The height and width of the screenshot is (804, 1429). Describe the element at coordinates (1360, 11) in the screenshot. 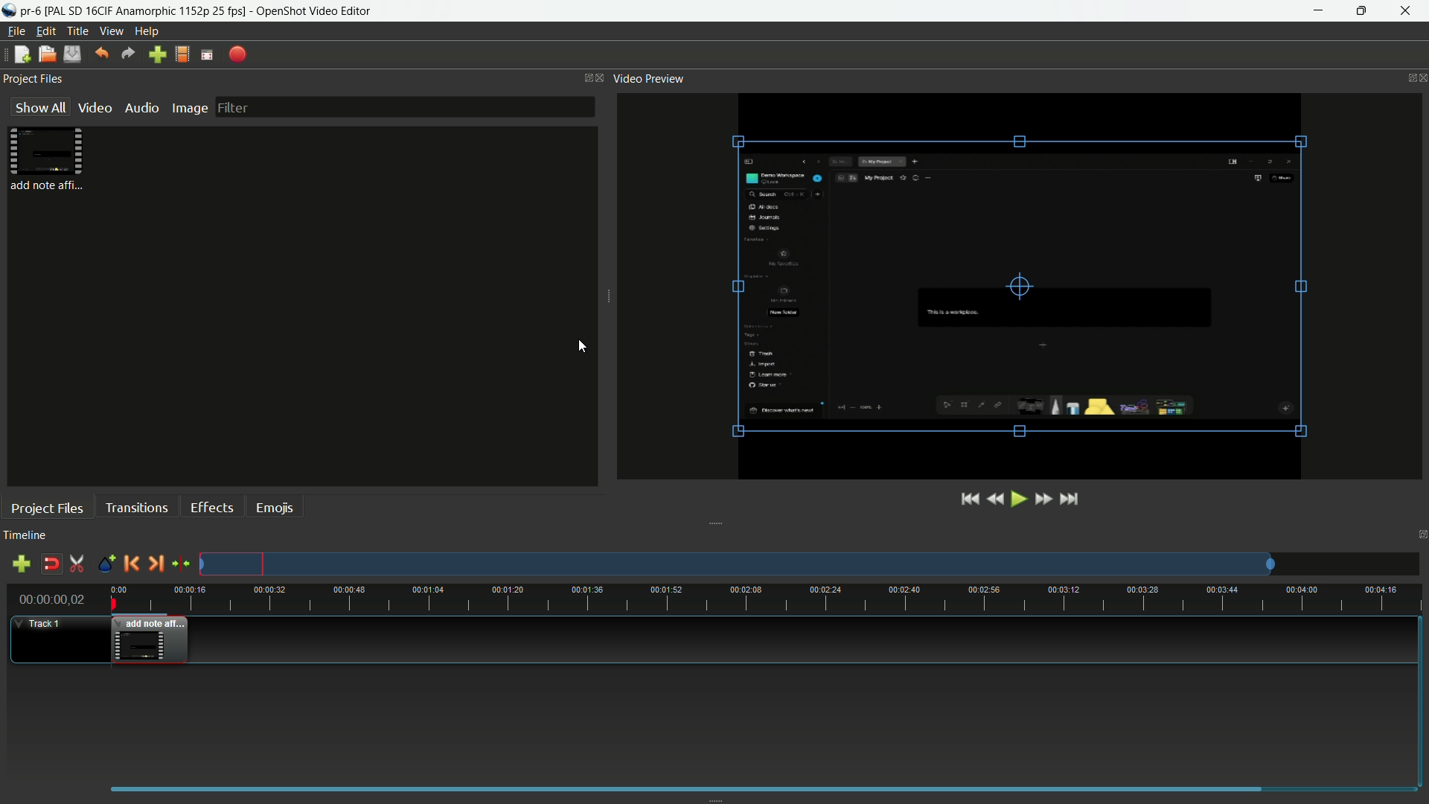

I see `maximize` at that location.